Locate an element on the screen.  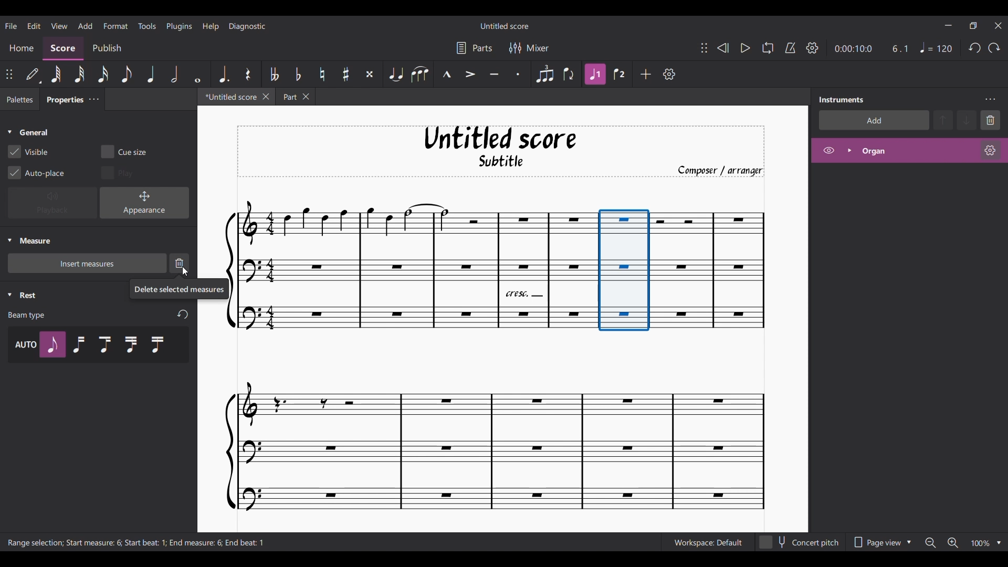
Change position of toolbar attached is located at coordinates (704, 48).